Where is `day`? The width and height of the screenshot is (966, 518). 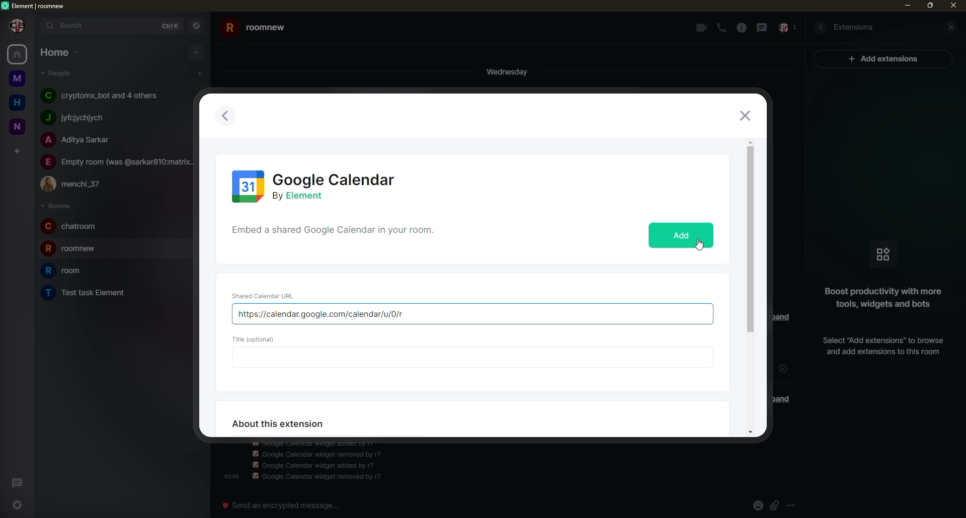 day is located at coordinates (503, 71).